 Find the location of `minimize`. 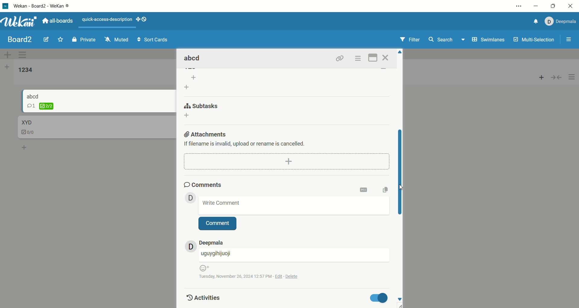

minimize is located at coordinates (536, 6).